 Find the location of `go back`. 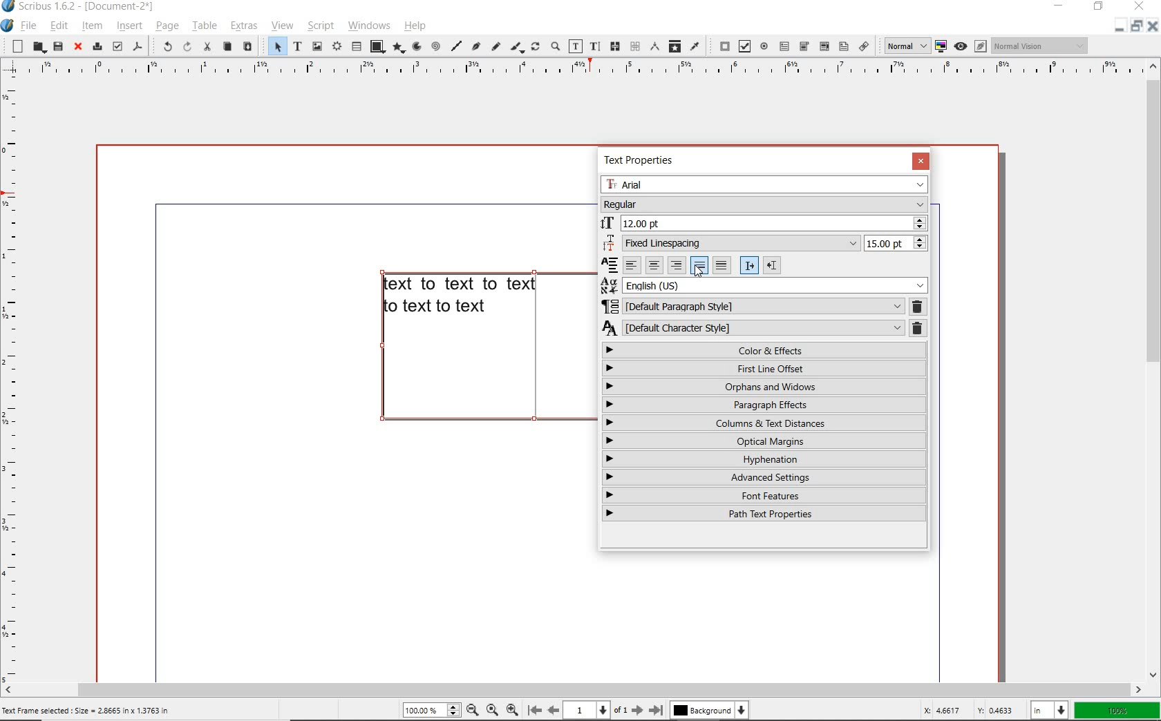

go back is located at coordinates (554, 709).